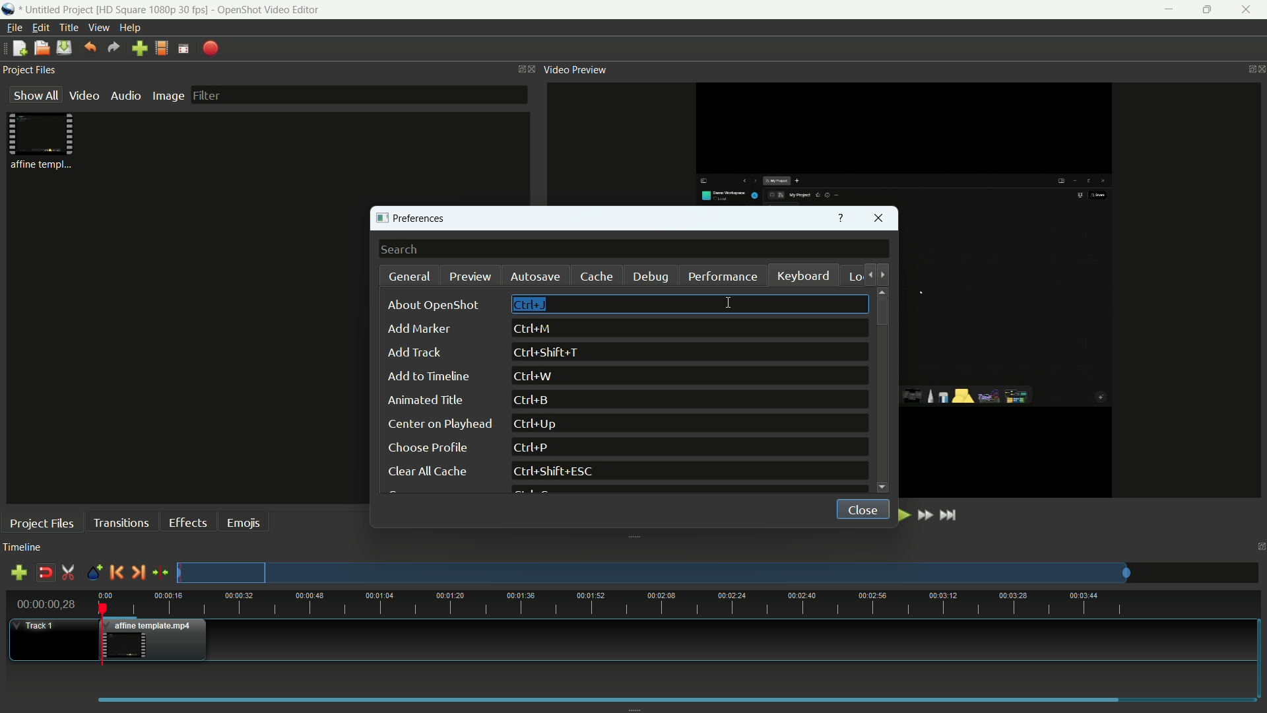  What do you see at coordinates (728, 303) in the screenshot?
I see `cursor` at bounding box center [728, 303].